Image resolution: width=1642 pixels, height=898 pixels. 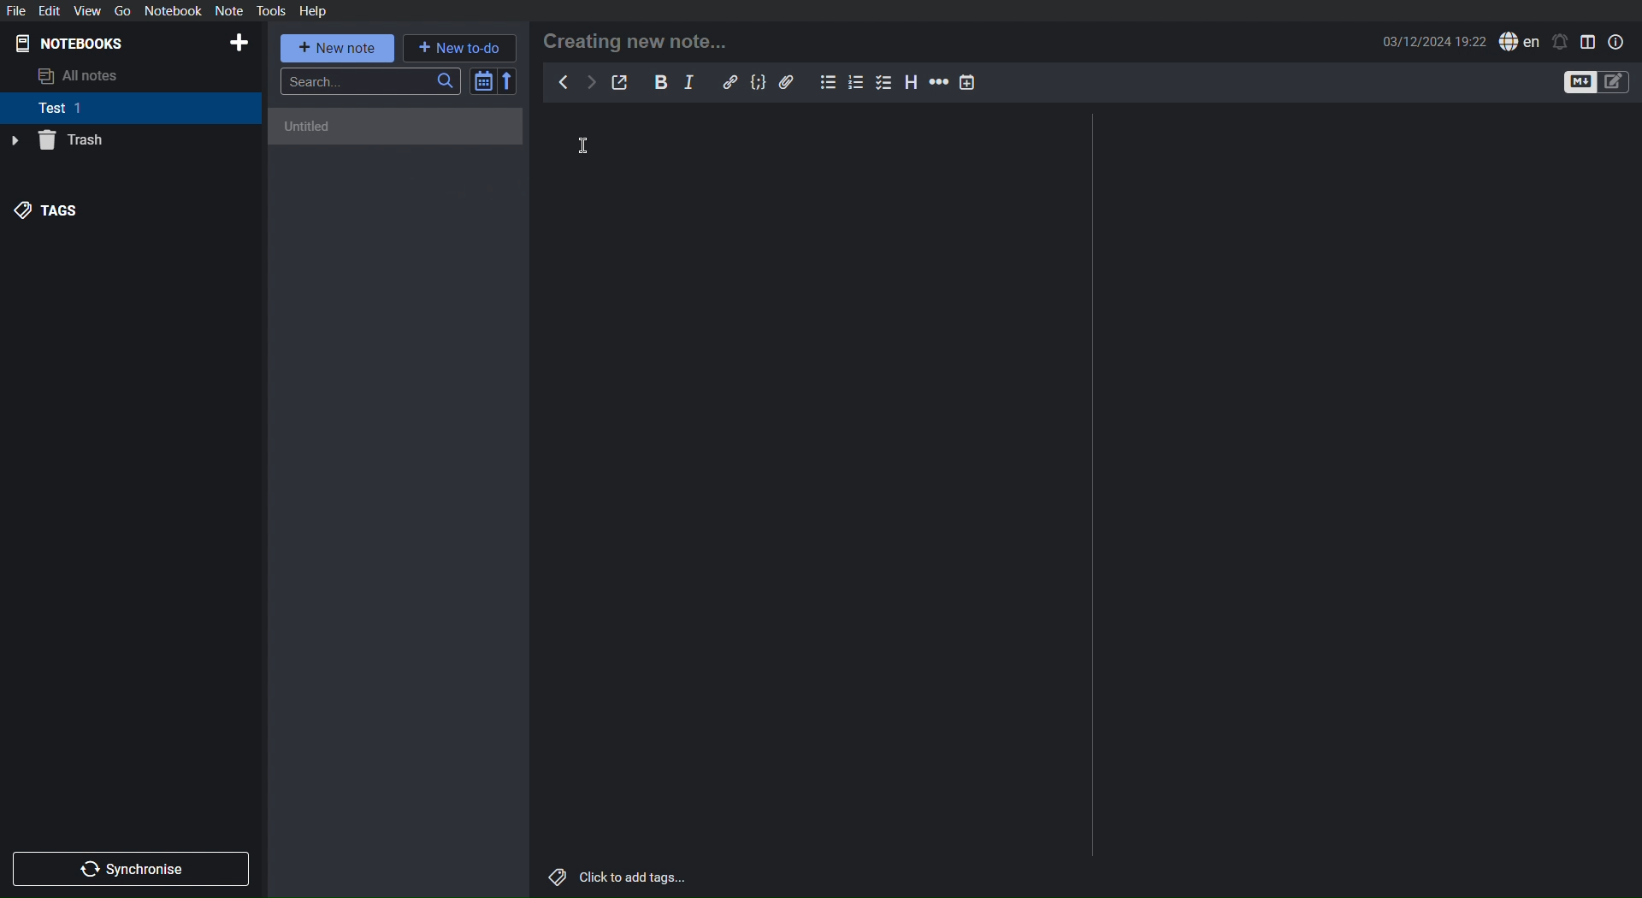 I want to click on Numbered List, so click(x=855, y=82).